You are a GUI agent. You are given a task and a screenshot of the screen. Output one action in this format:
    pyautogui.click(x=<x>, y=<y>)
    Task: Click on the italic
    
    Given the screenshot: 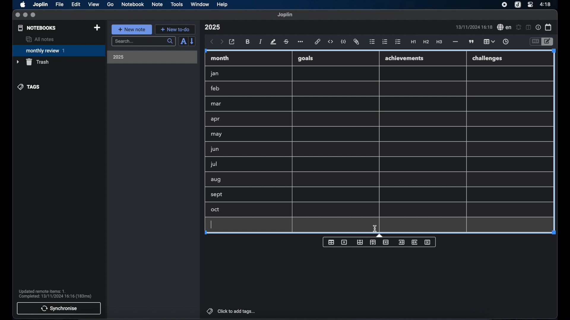 What is the action you would take?
    pyautogui.click(x=261, y=41)
    